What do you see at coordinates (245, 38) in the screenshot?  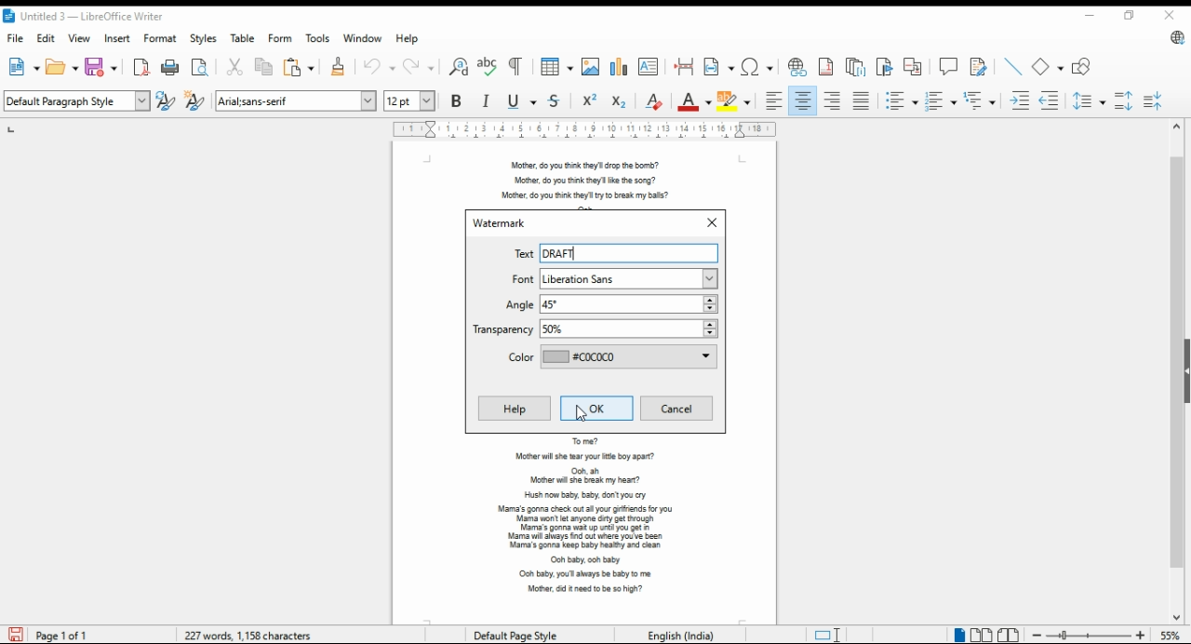 I see `table` at bounding box center [245, 38].